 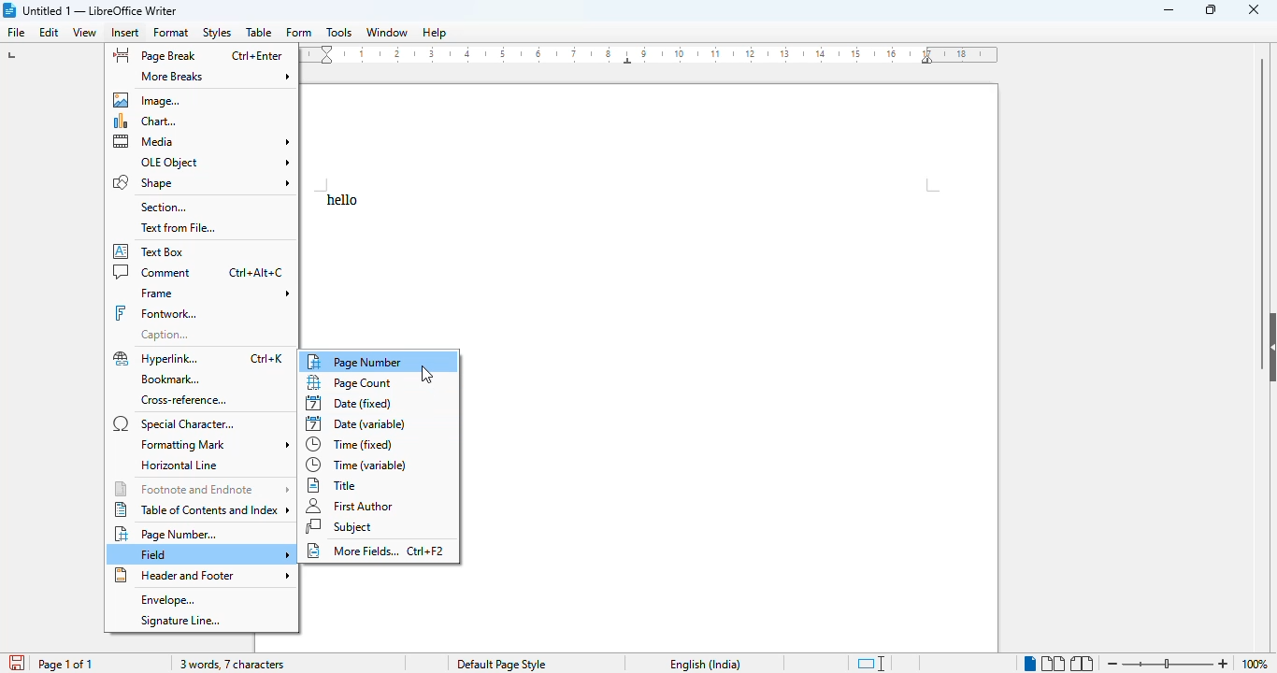 I want to click on page 1 of 1, so click(x=65, y=665).